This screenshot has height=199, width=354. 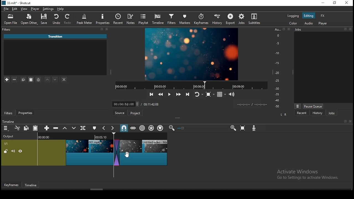 What do you see at coordinates (65, 128) in the screenshot?
I see `lift` at bounding box center [65, 128].